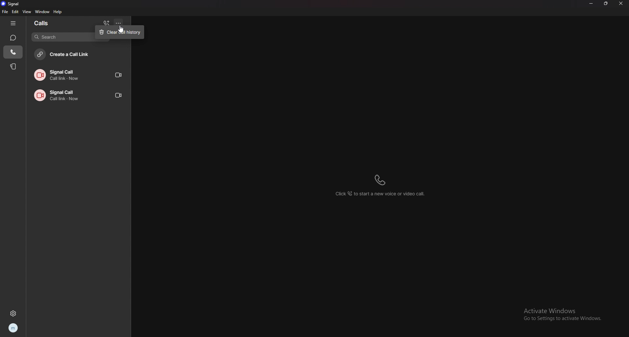  I want to click on search, so click(63, 37).